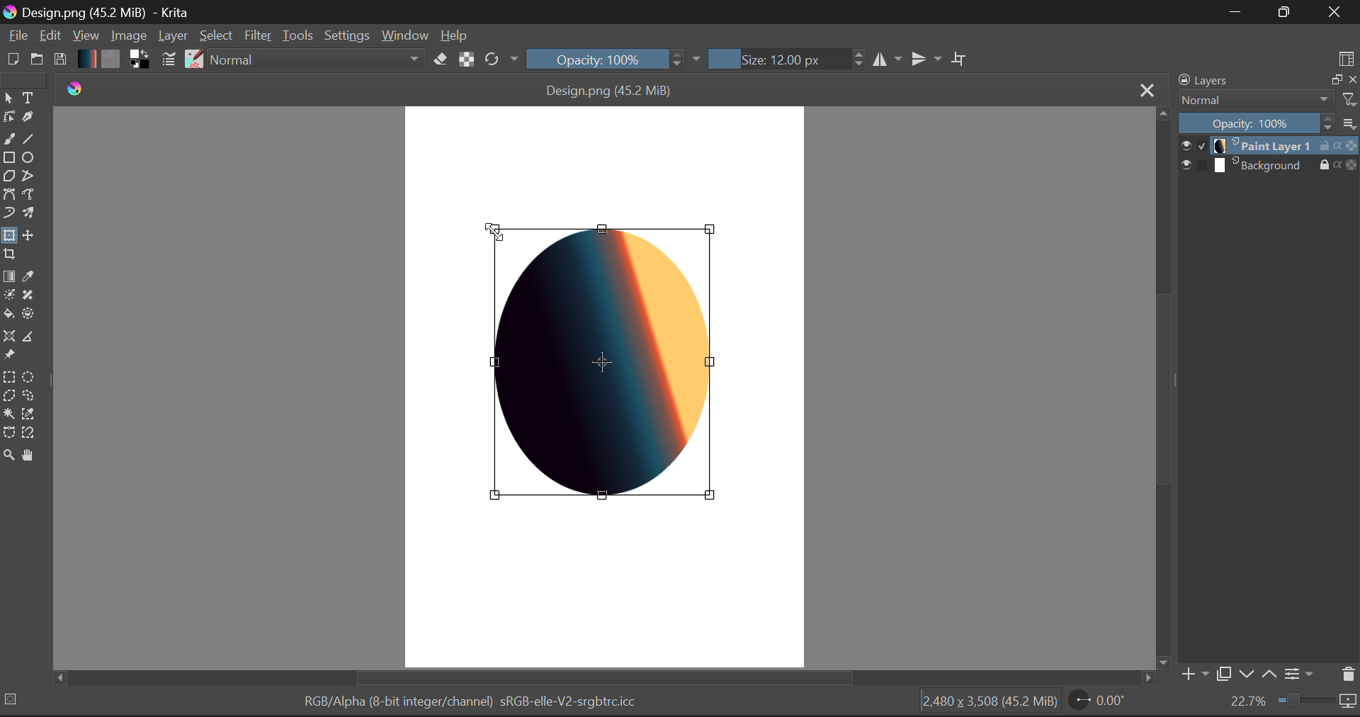 The image size is (1360, 717). What do you see at coordinates (611, 88) in the screenshot?
I see `Design.png (45.2MB)` at bounding box center [611, 88].